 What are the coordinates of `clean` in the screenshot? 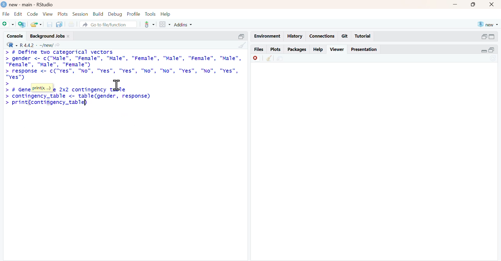 It's located at (269, 58).